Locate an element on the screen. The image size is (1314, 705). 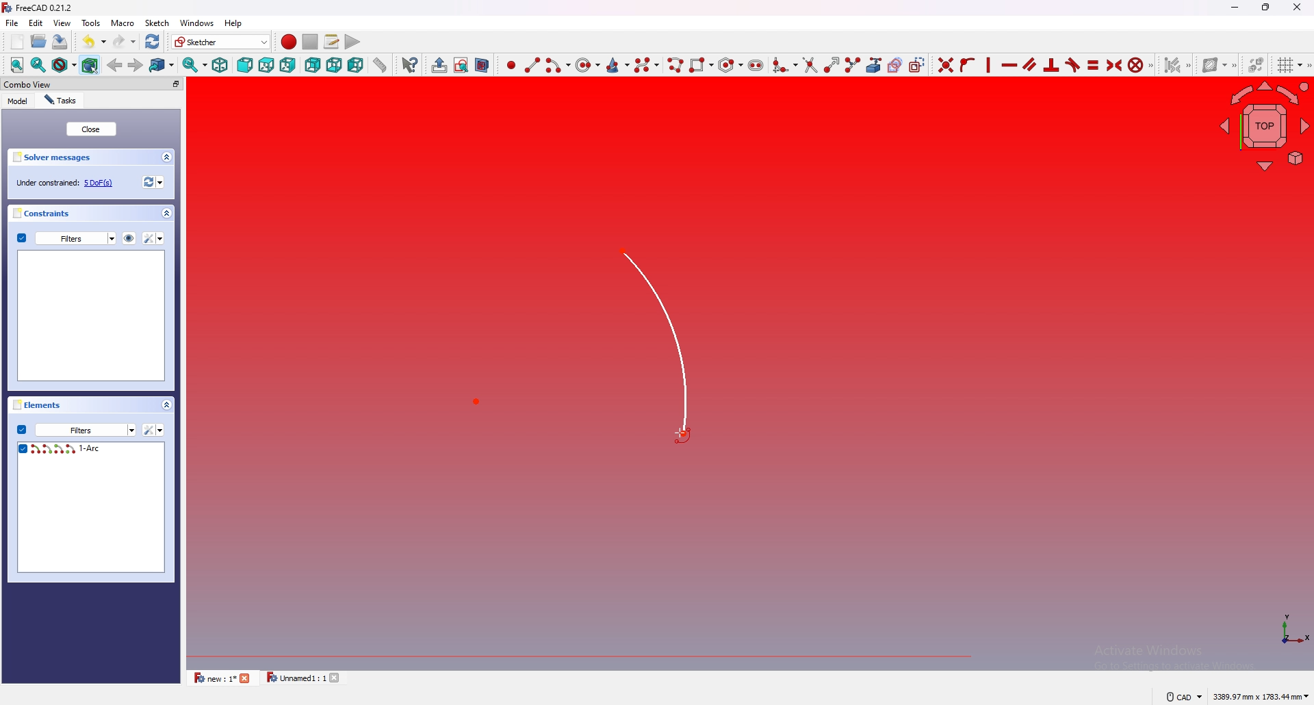
create arc is located at coordinates (557, 66).